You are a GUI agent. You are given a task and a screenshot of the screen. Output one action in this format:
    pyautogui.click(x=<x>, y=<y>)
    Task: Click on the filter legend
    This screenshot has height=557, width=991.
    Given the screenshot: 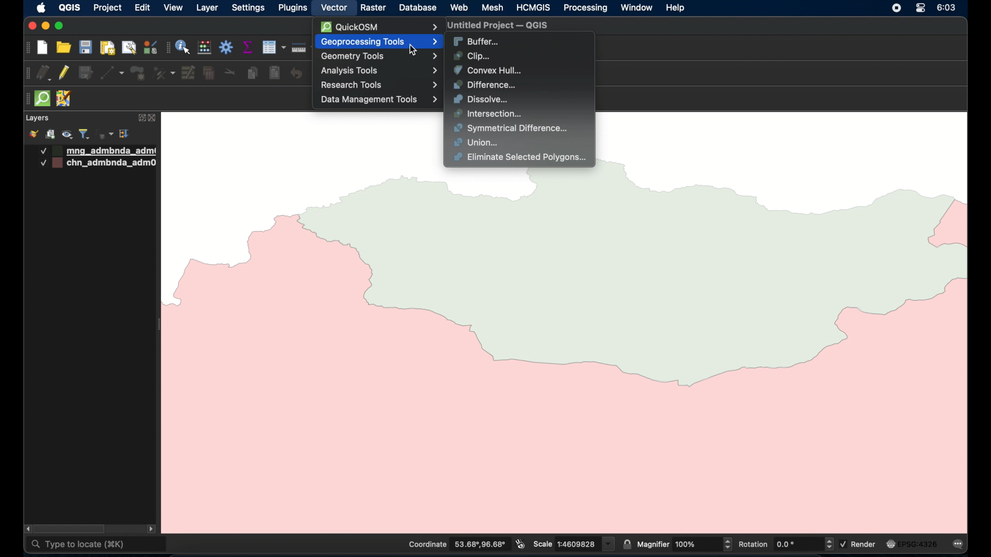 What is the action you would take?
    pyautogui.click(x=85, y=134)
    